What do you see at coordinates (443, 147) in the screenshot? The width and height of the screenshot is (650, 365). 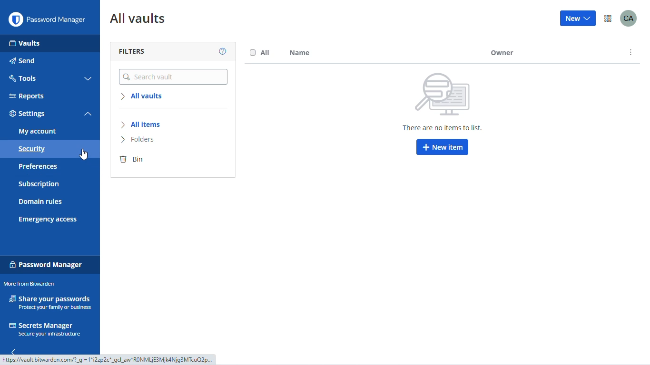 I see `new item` at bounding box center [443, 147].